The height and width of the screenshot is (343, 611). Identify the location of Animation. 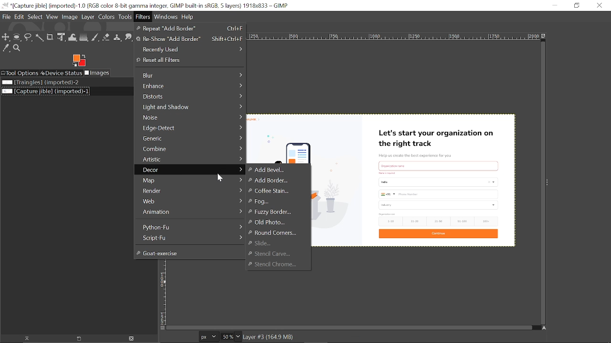
(190, 212).